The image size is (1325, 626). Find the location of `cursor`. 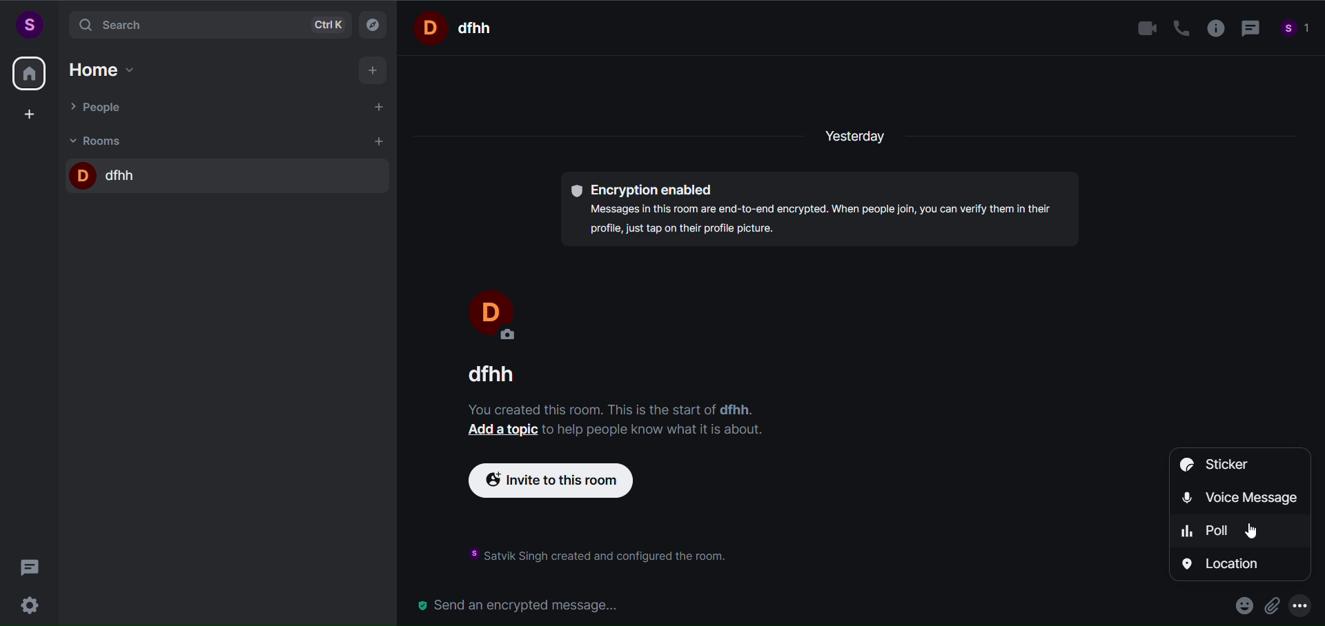

cursor is located at coordinates (1253, 533).